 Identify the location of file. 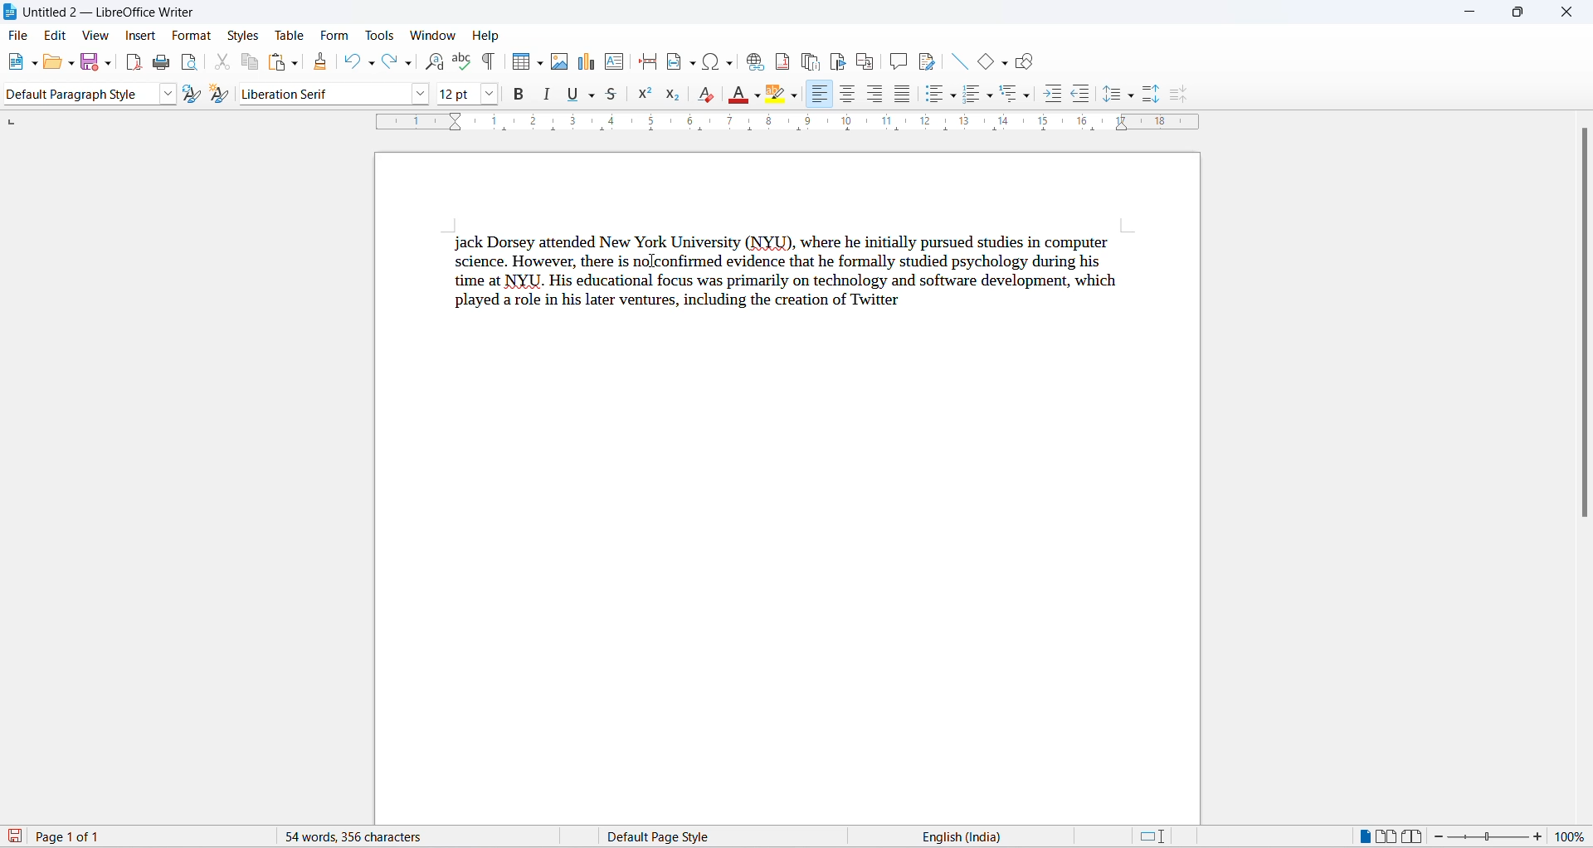
(21, 37).